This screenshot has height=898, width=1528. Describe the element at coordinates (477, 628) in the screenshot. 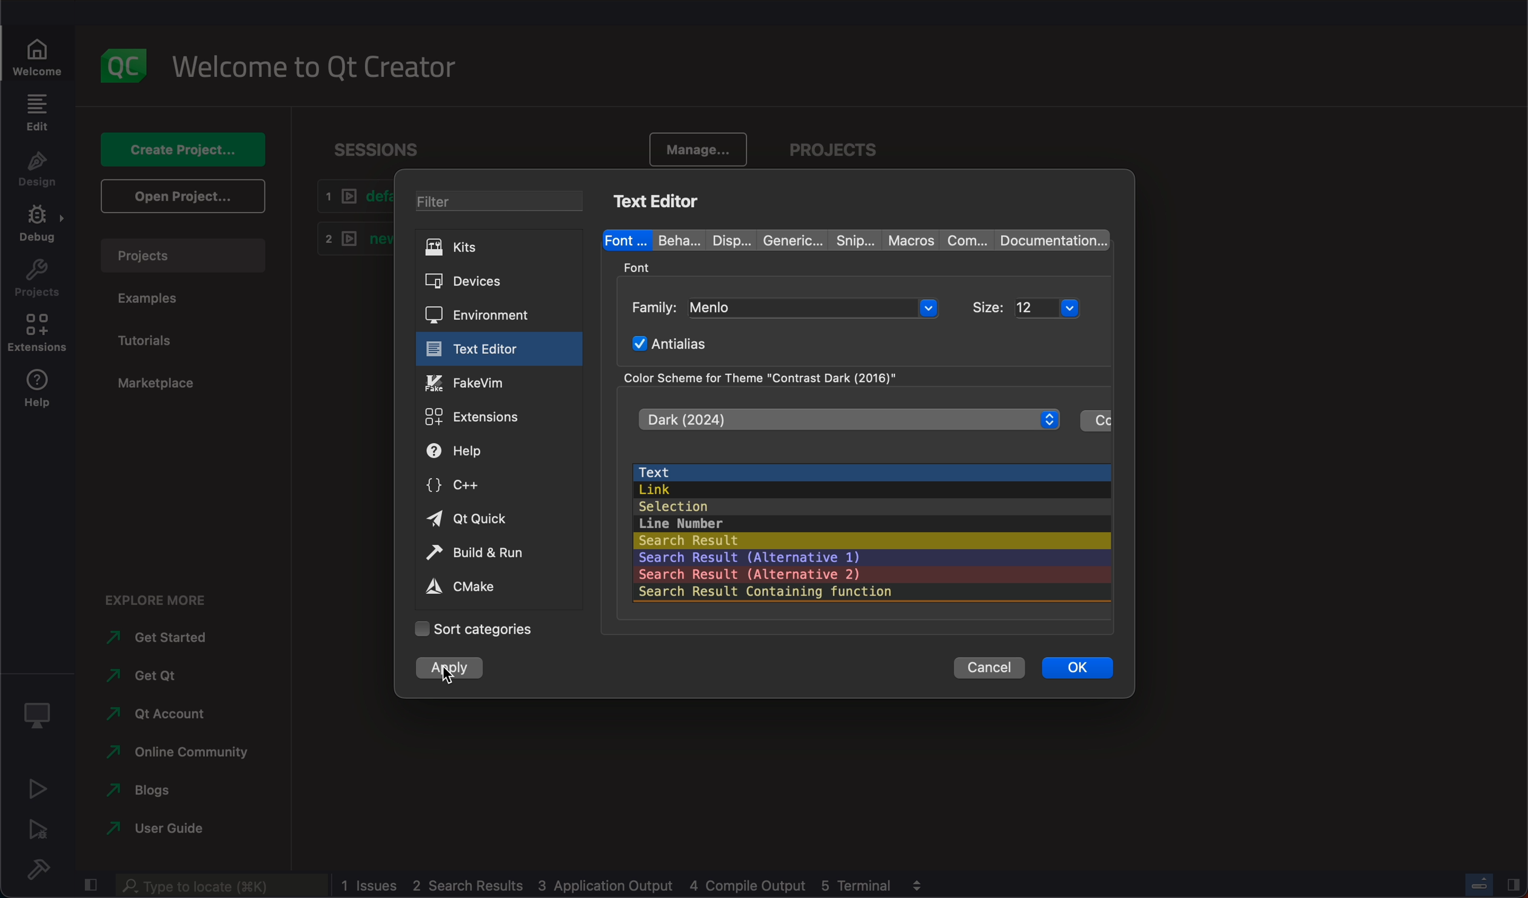

I see `categories` at that location.